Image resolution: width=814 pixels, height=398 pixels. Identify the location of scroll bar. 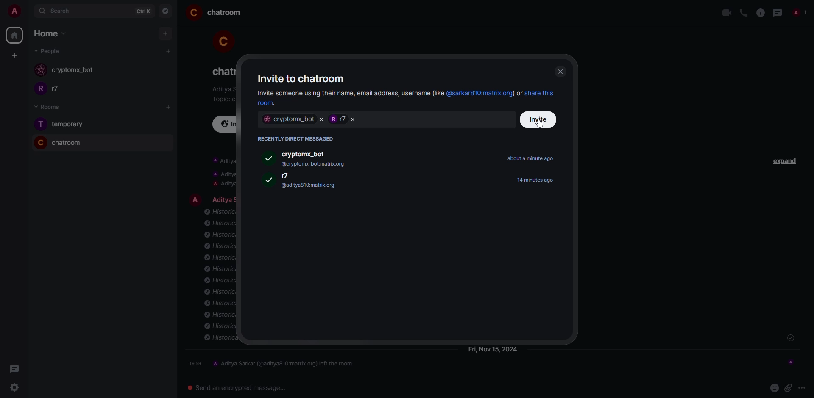
(815, 257).